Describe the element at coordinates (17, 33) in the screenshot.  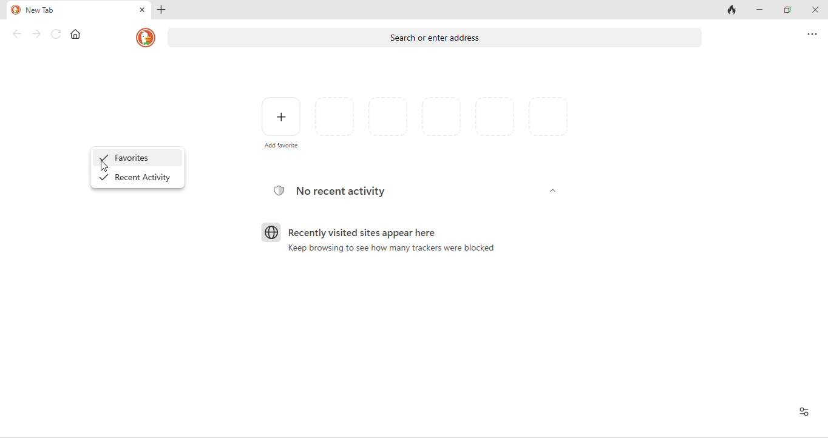
I see `back` at that location.